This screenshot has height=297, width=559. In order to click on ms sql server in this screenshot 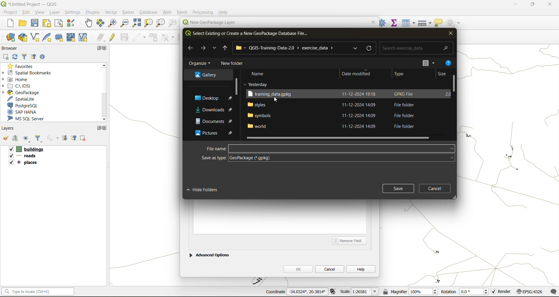, I will do `click(30, 119)`.